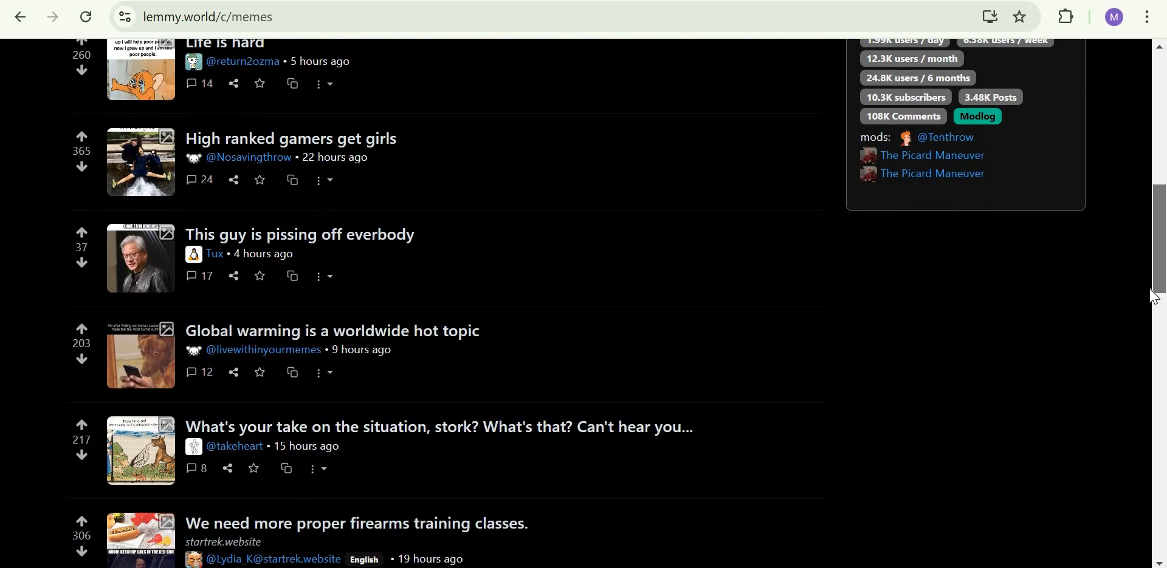 The width and height of the screenshot is (1167, 568). What do you see at coordinates (264, 350) in the screenshot?
I see `user id` at bounding box center [264, 350].